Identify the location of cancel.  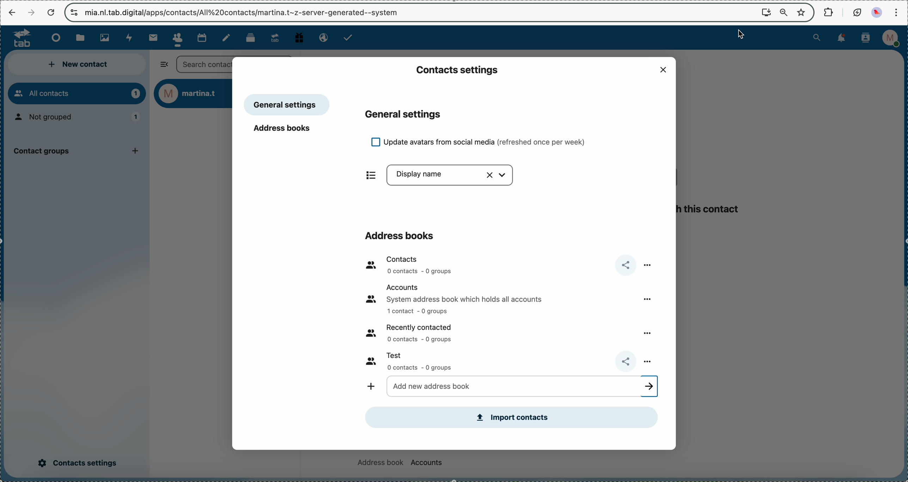
(51, 12).